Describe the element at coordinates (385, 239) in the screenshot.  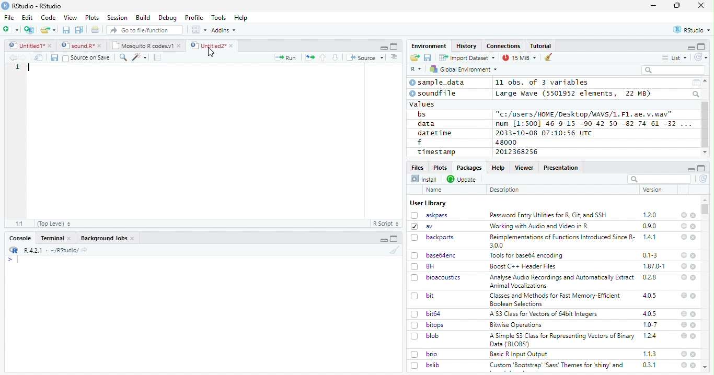
I see `minimize` at that location.